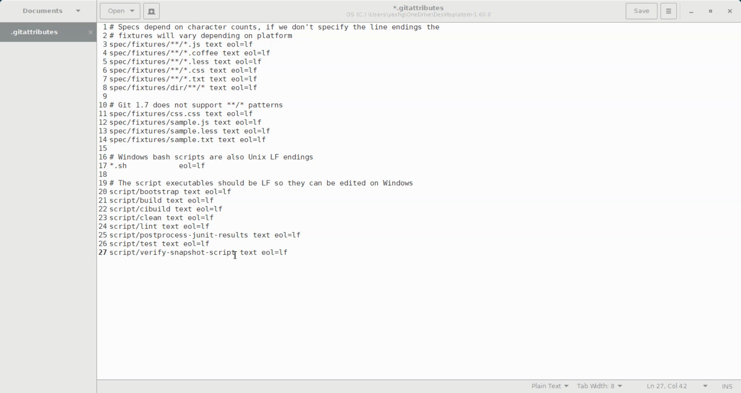 The image size is (741, 393). Describe the element at coordinates (40, 32) in the screenshot. I see `Folder` at that location.